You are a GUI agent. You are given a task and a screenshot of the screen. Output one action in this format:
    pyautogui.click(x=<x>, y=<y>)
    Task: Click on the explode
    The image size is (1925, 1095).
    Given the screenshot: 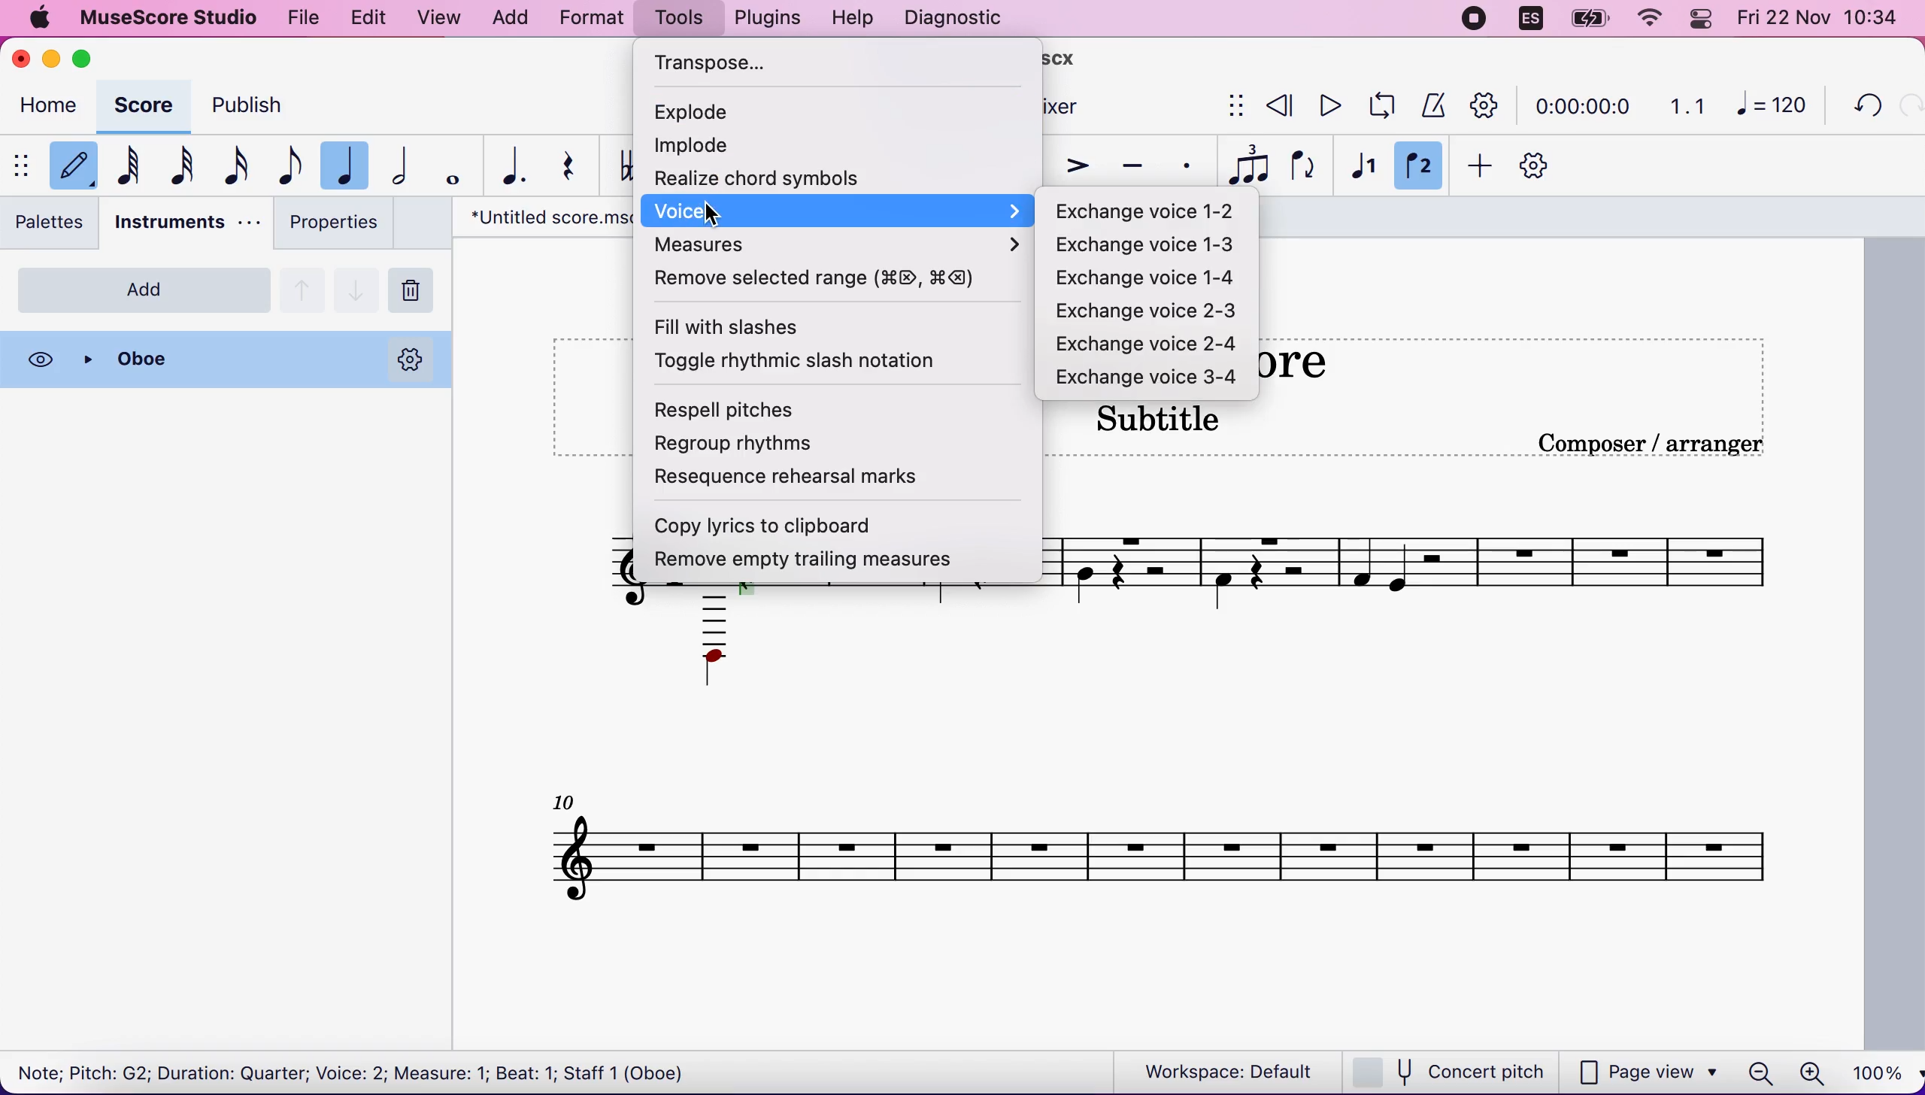 What is the action you would take?
    pyautogui.click(x=730, y=111)
    